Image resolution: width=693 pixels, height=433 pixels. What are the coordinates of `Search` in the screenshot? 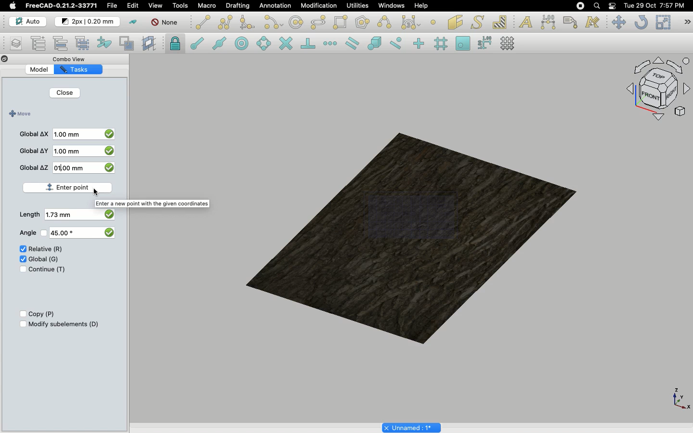 It's located at (596, 6).